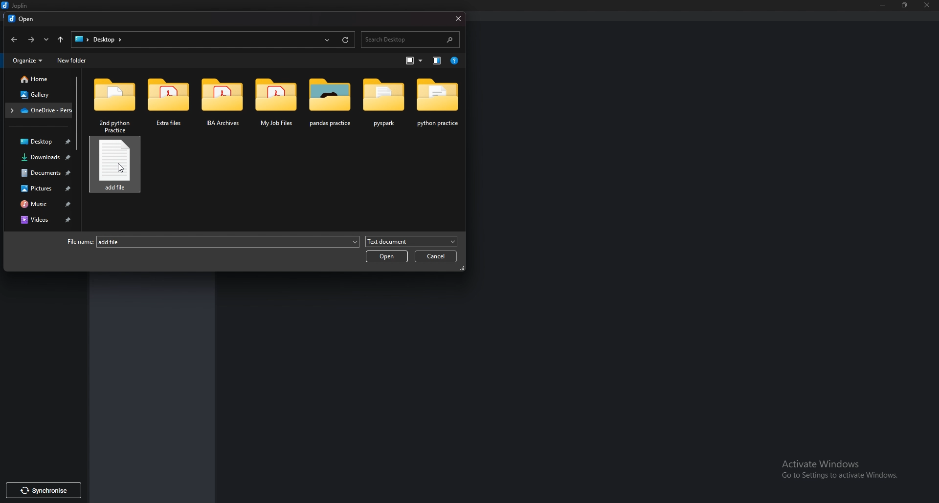  What do you see at coordinates (72, 61) in the screenshot?
I see `New folder` at bounding box center [72, 61].